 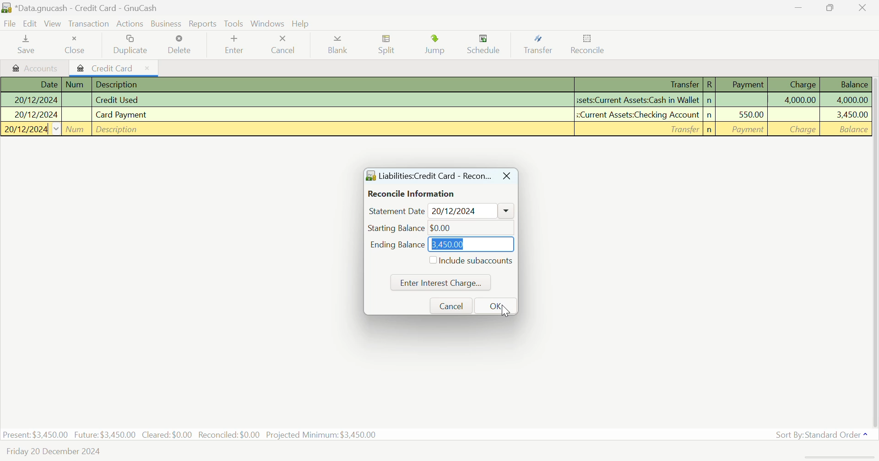 What do you see at coordinates (233, 45) in the screenshot?
I see `Enter` at bounding box center [233, 45].